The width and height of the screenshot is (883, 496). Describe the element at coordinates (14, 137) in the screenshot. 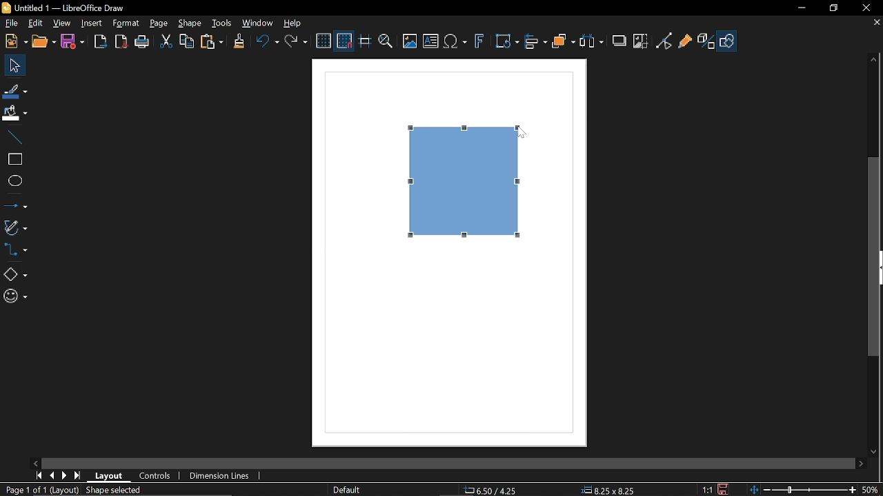

I see `Line` at that location.